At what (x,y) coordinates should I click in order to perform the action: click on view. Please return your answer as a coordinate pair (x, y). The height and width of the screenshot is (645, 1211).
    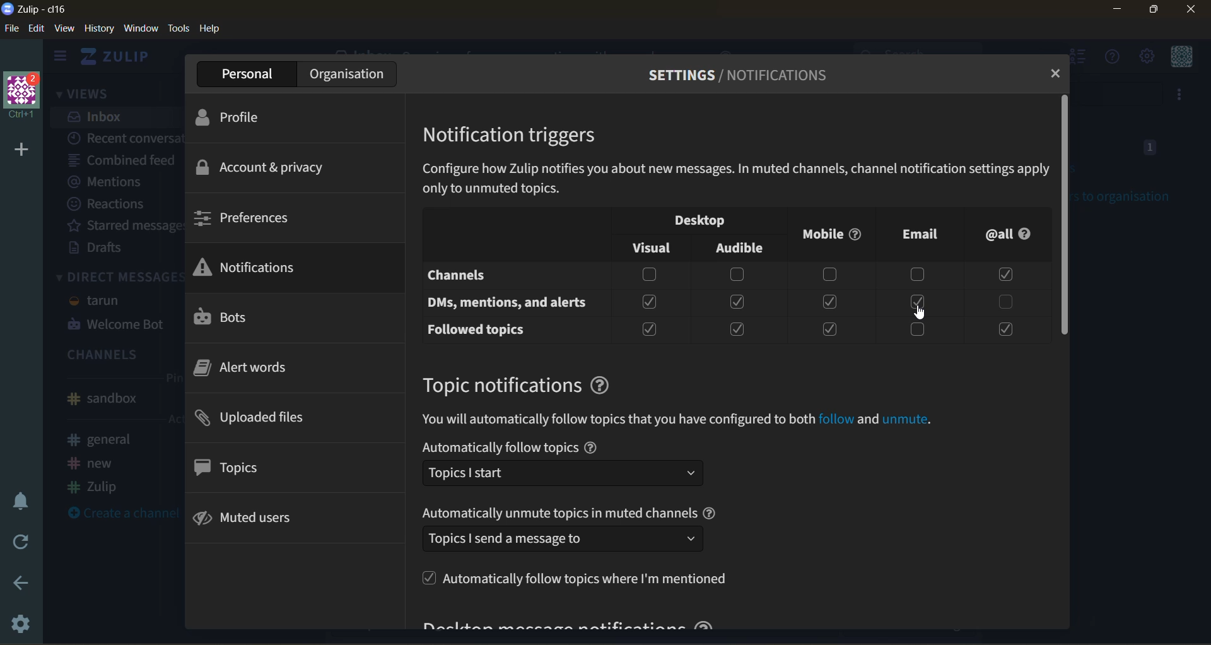
    Looking at the image, I should click on (65, 29).